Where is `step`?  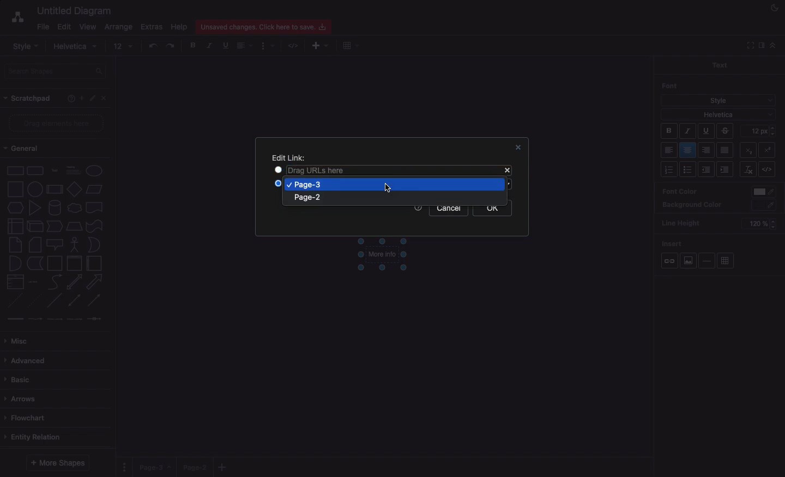 step is located at coordinates (55, 226).